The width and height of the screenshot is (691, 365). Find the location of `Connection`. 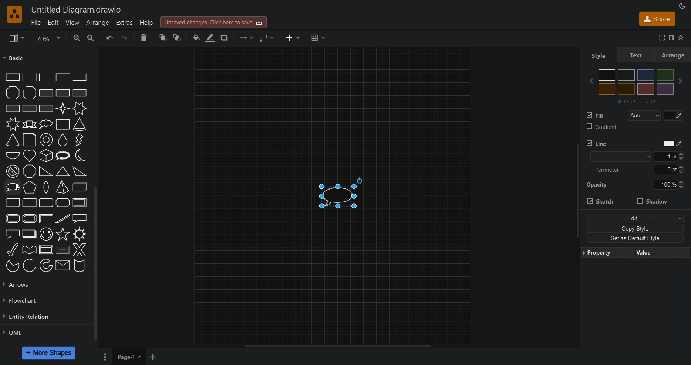

Connection is located at coordinates (244, 38).